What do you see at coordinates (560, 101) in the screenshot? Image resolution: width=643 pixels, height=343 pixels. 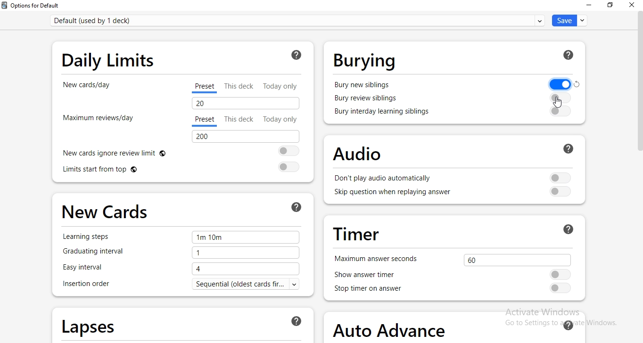 I see `cursor` at bounding box center [560, 101].